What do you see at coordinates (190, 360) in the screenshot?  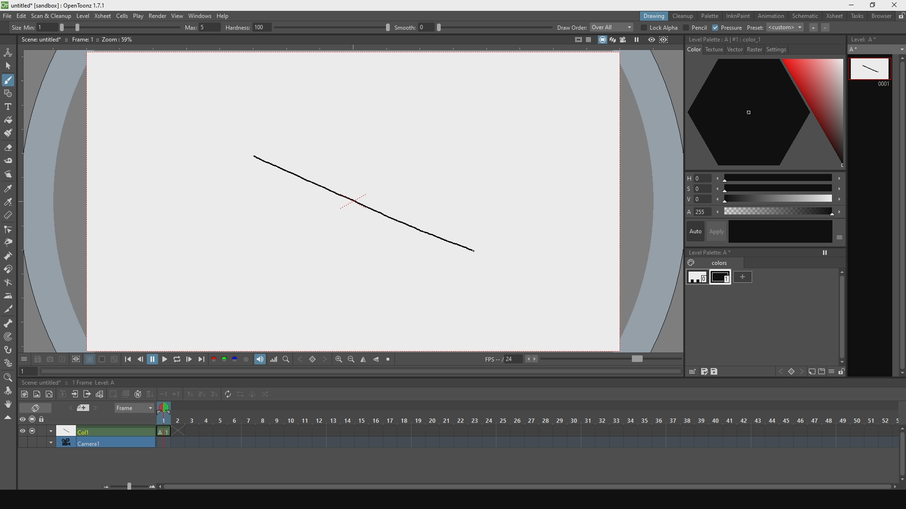 I see `go forwards` at bounding box center [190, 360].